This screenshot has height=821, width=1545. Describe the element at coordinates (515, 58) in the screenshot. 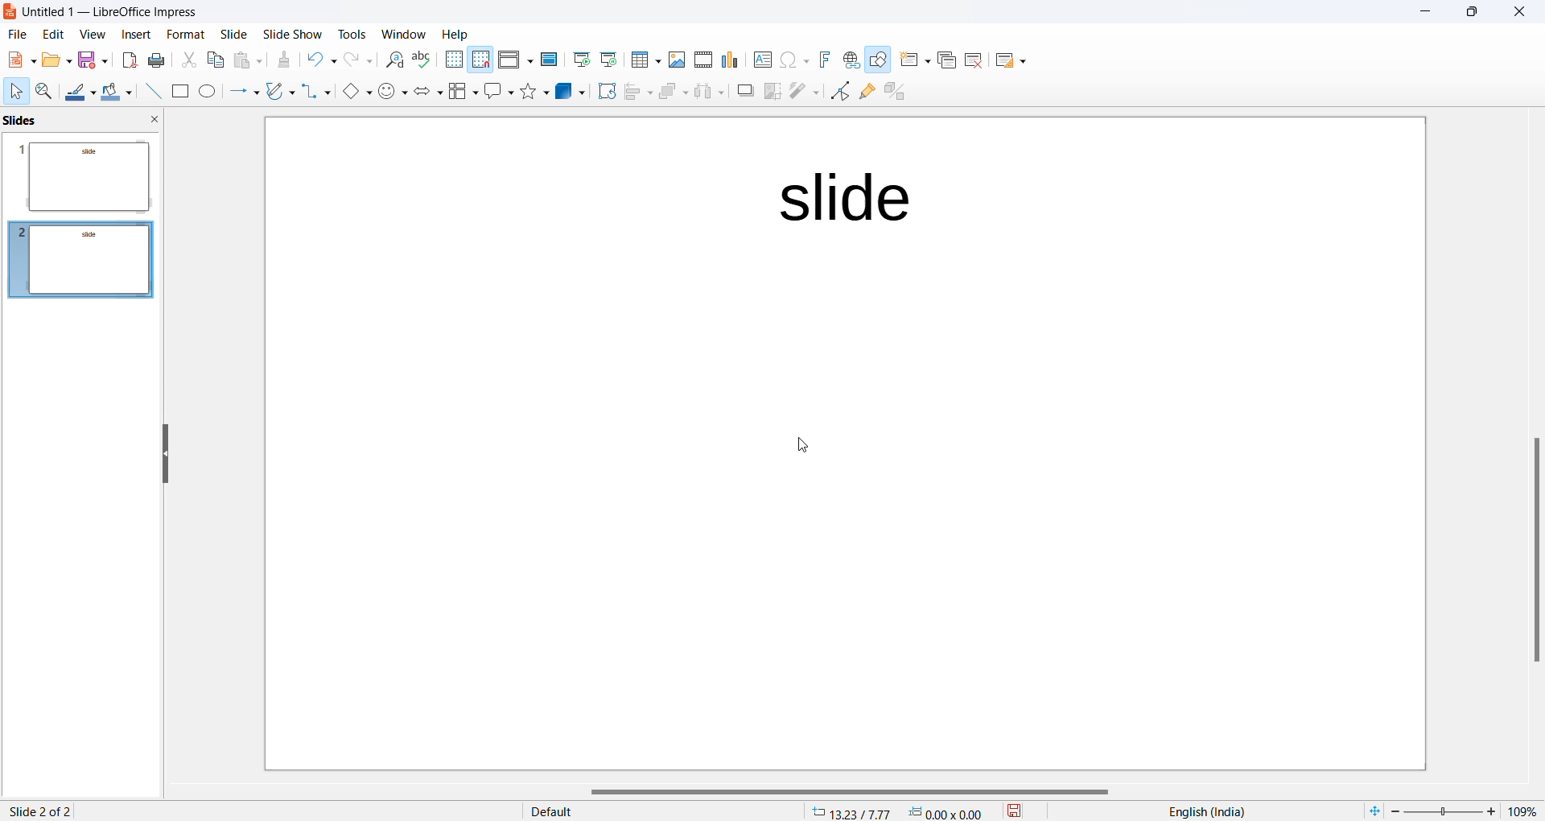

I see `Display views` at that location.